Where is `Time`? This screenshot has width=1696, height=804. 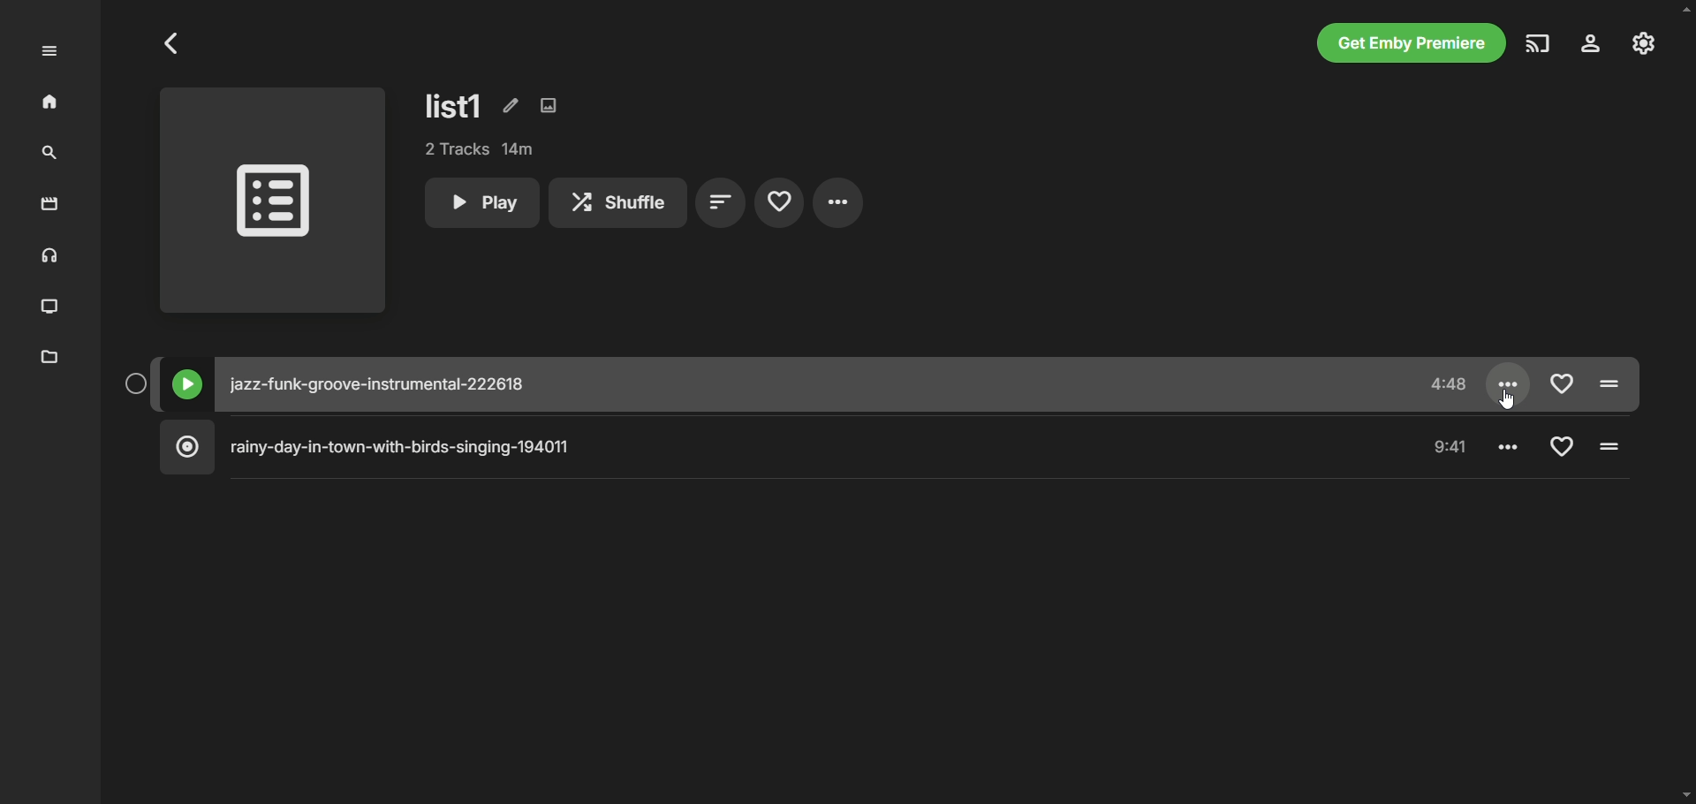
Time is located at coordinates (1450, 446).